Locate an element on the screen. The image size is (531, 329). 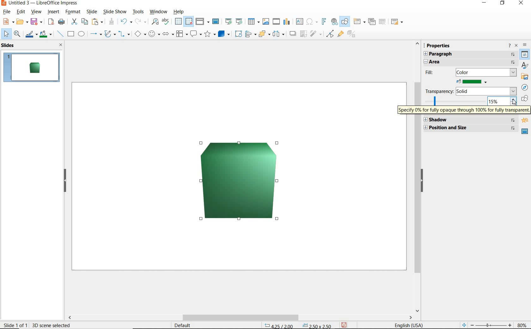
slide layout is located at coordinates (397, 21).